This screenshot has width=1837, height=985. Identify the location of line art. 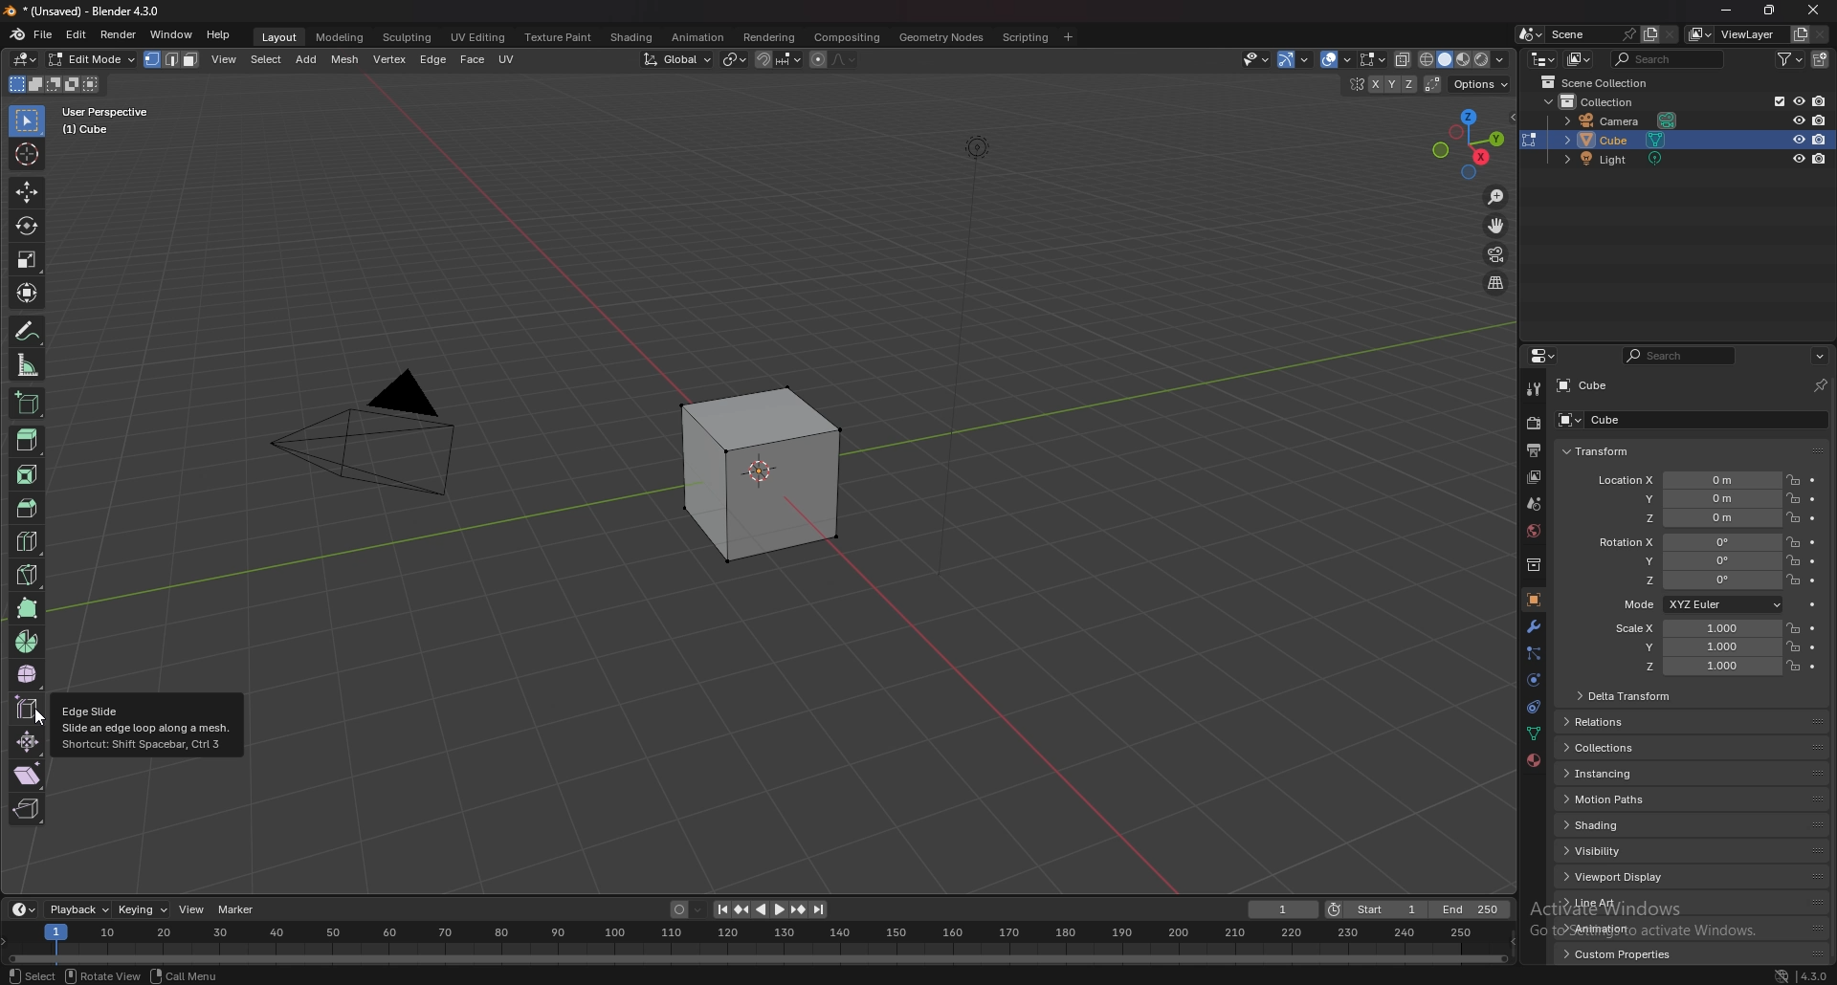
(1612, 904).